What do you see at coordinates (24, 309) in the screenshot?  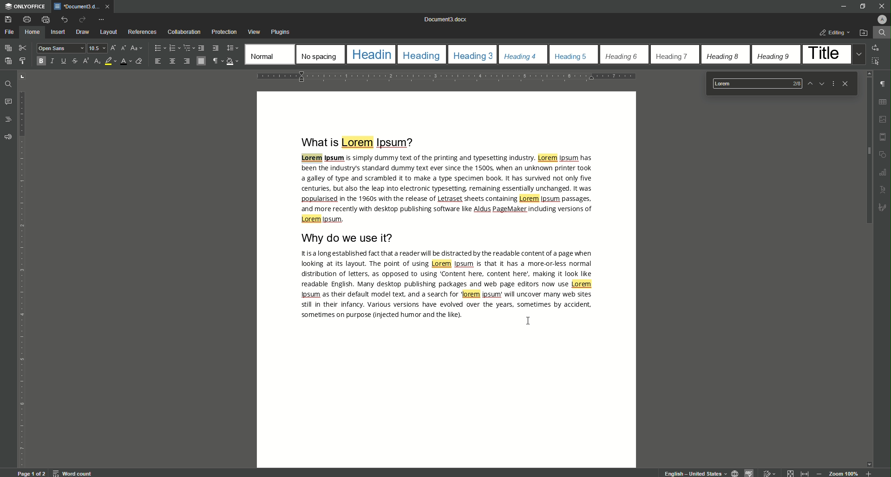 I see `vertical scale` at bounding box center [24, 309].